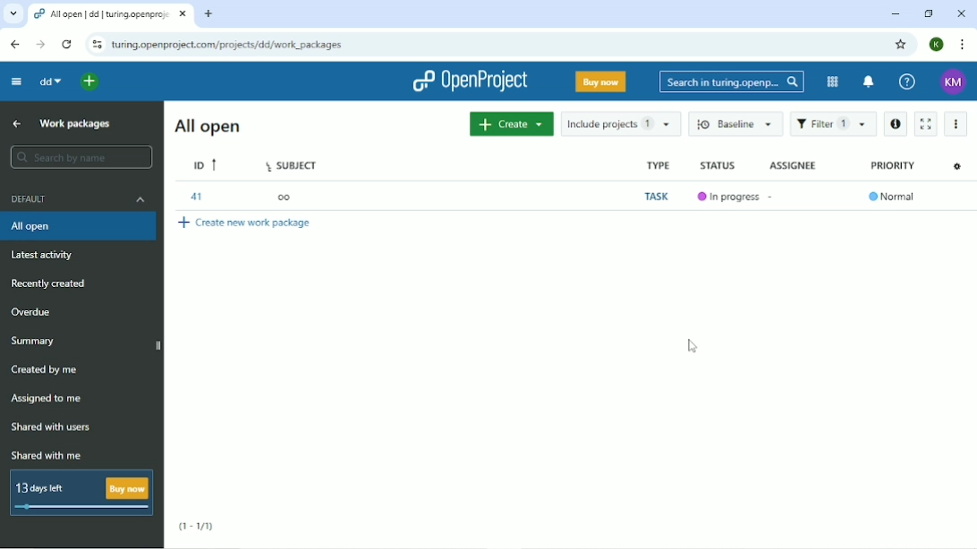  Describe the element at coordinates (197, 527) in the screenshot. I see `(1-1/1)` at that location.